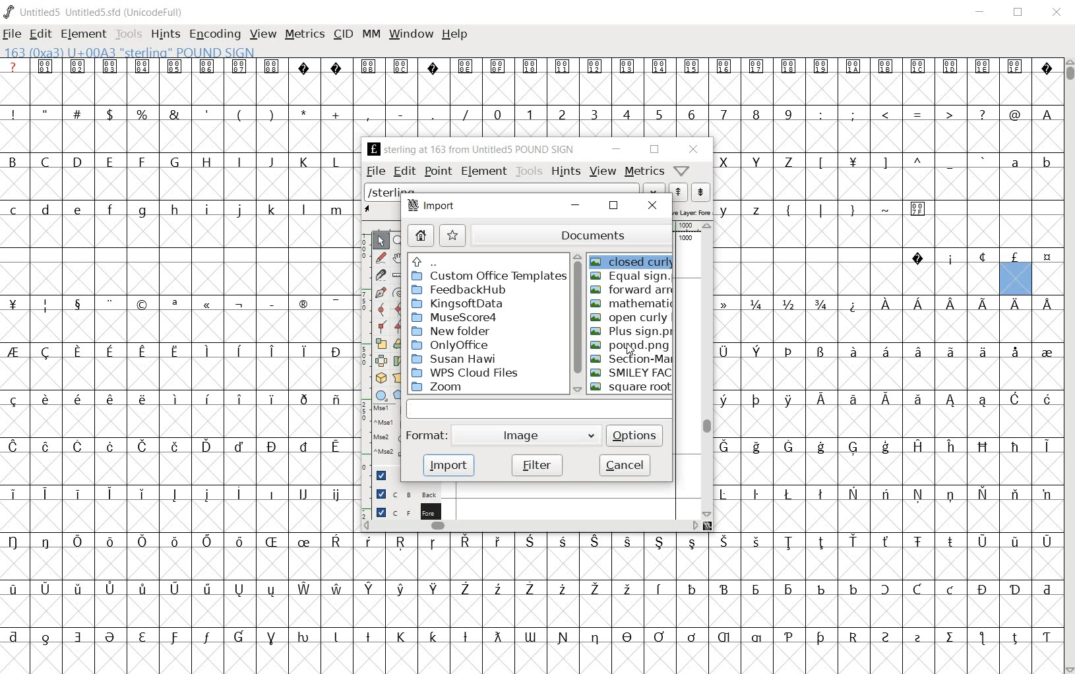 The image size is (1075, 674). What do you see at coordinates (1014, 113) in the screenshot?
I see `@` at bounding box center [1014, 113].